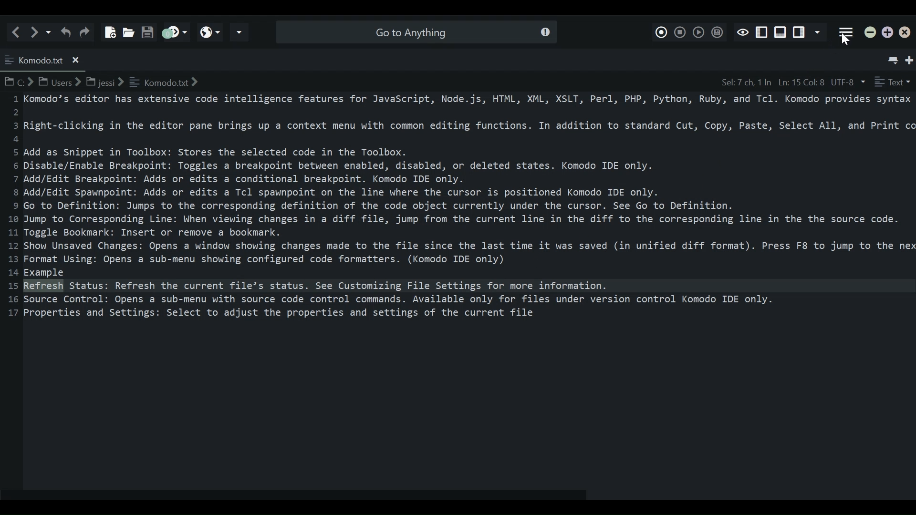  I want to click on File Encoding, so click(849, 82).